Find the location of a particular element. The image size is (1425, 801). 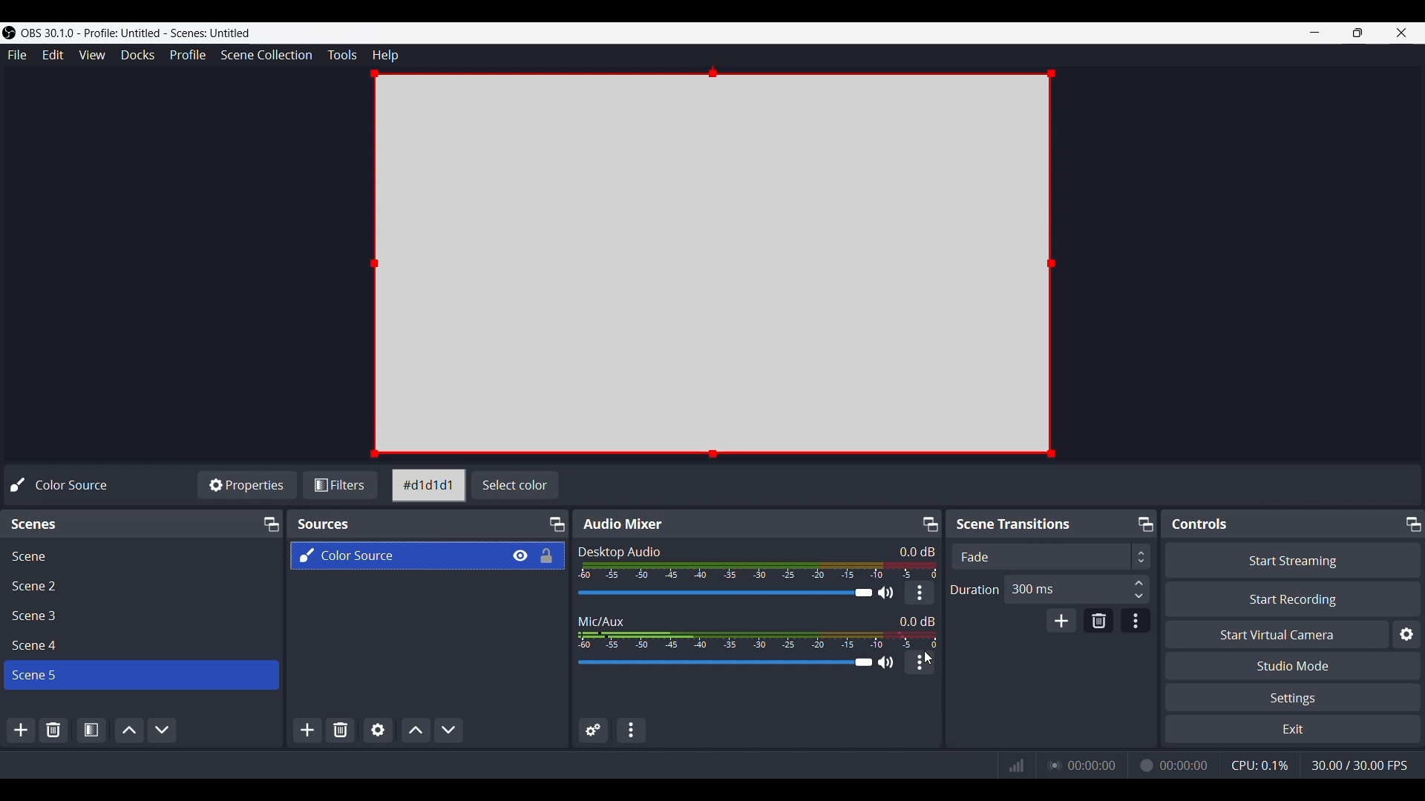

30.00/30.00 FPS is located at coordinates (1359, 765).